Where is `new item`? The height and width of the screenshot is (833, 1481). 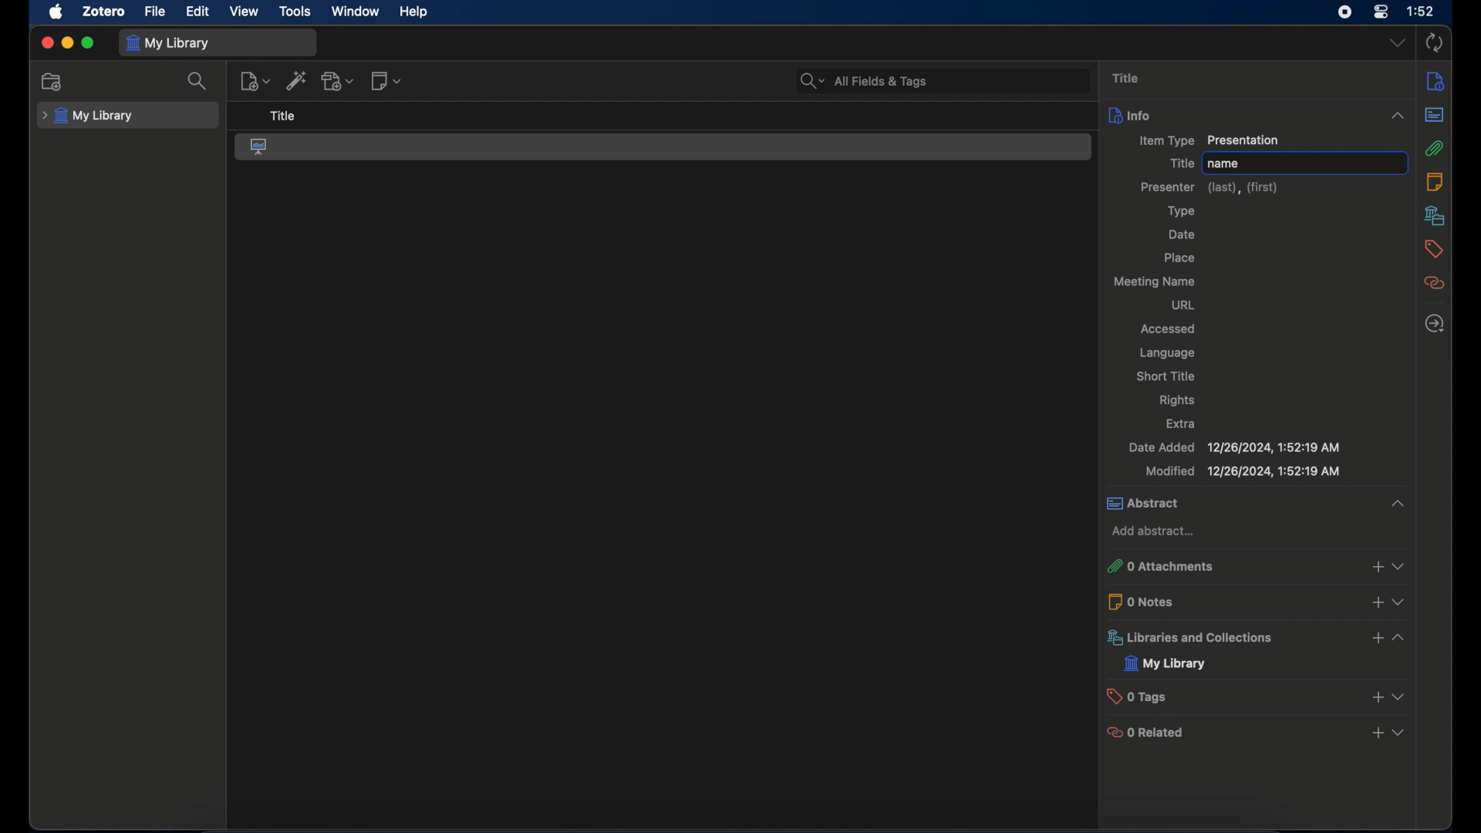
new item is located at coordinates (254, 81).